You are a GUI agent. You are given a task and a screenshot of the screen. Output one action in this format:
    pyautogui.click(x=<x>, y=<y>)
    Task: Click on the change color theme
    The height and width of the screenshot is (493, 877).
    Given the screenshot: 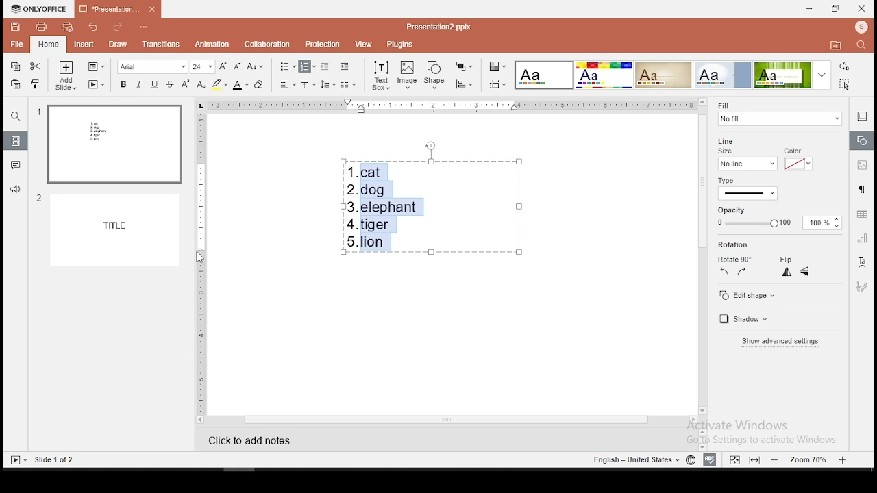 What is the action you would take?
    pyautogui.click(x=496, y=66)
    